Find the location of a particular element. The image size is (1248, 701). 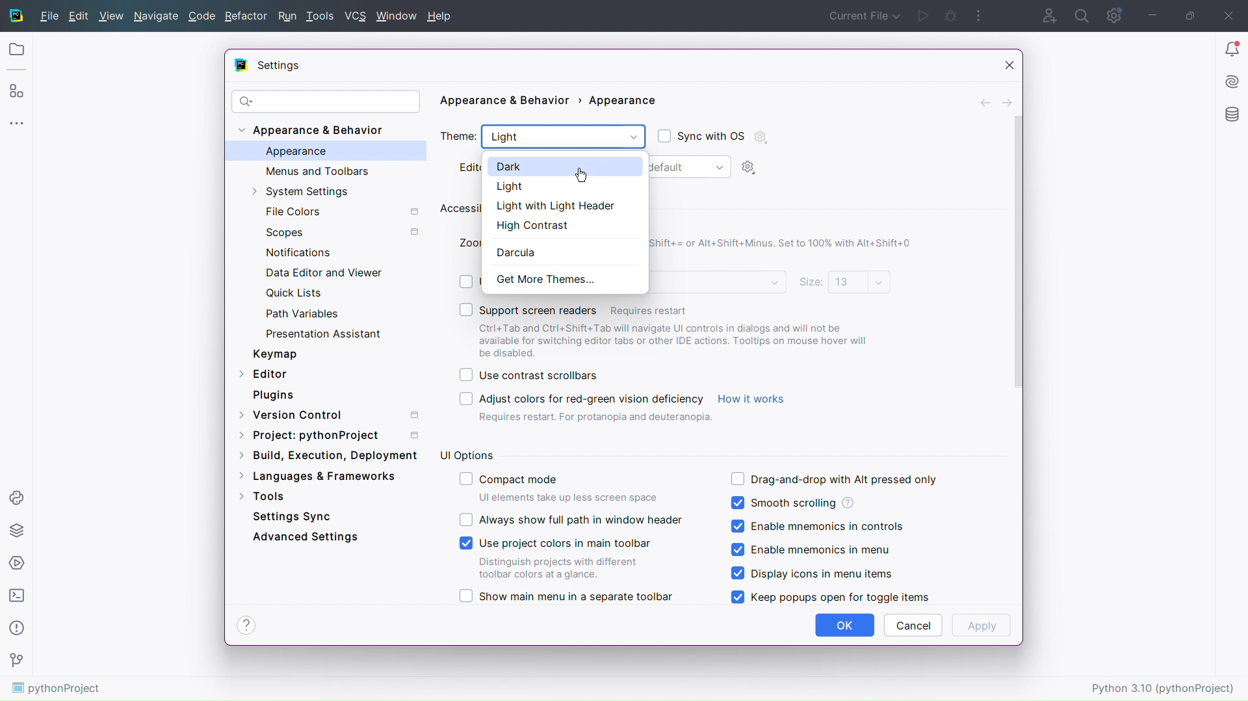

scrollbar is located at coordinates (1015, 252).